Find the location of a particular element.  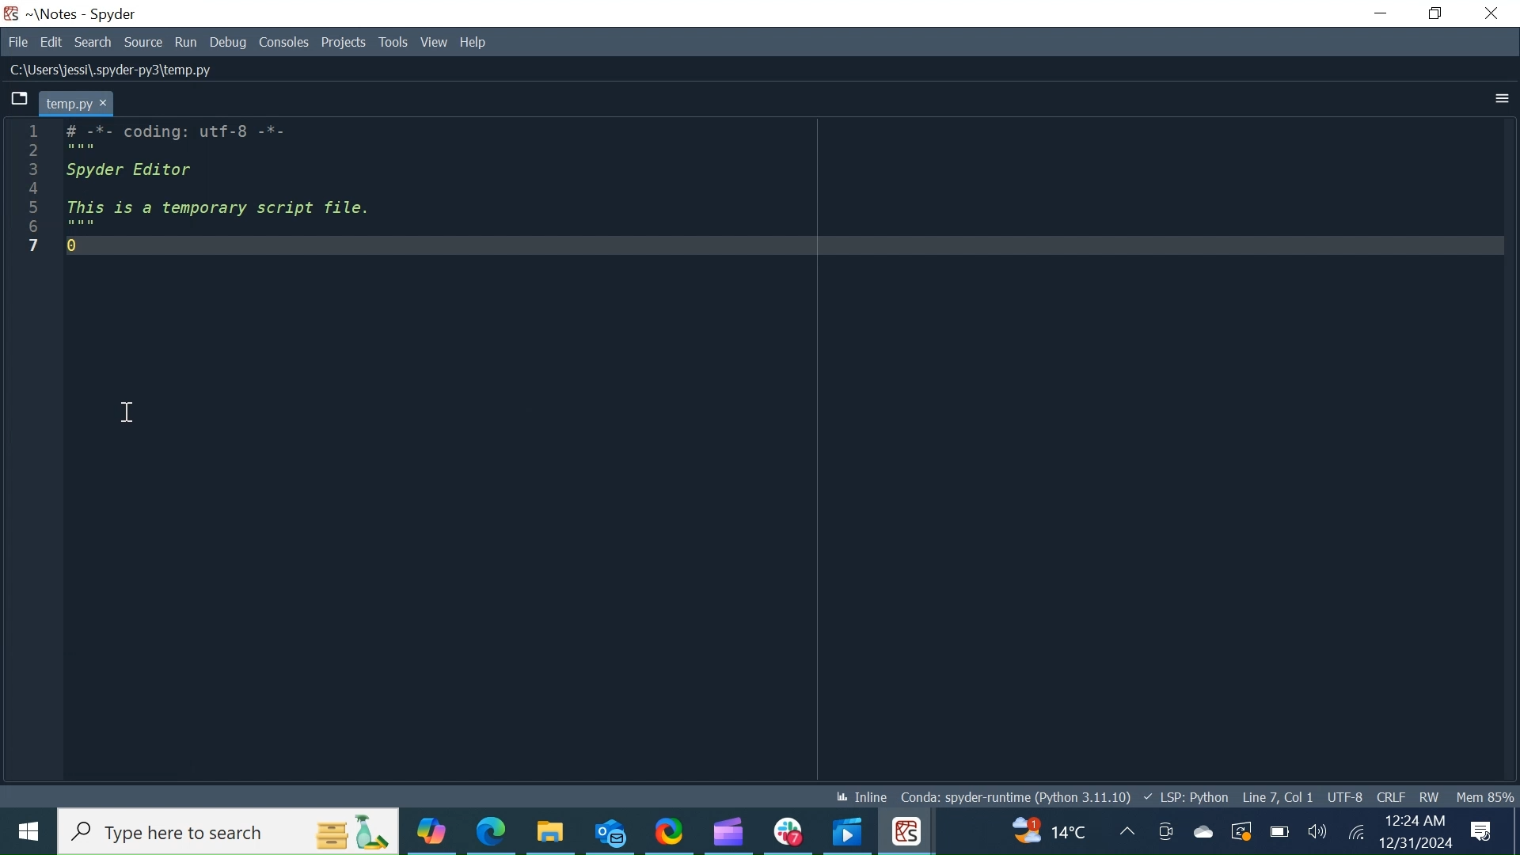

12:24 am is located at coordinates (1416, 819).